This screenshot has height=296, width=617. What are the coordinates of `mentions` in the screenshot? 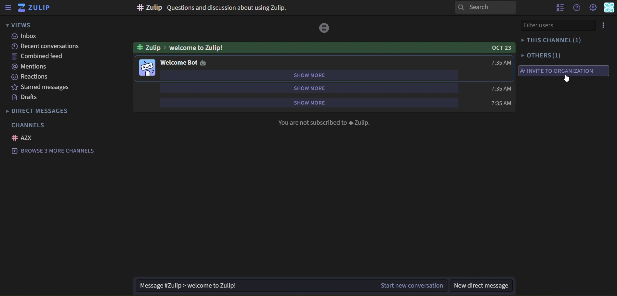 It's located at (30, 67).